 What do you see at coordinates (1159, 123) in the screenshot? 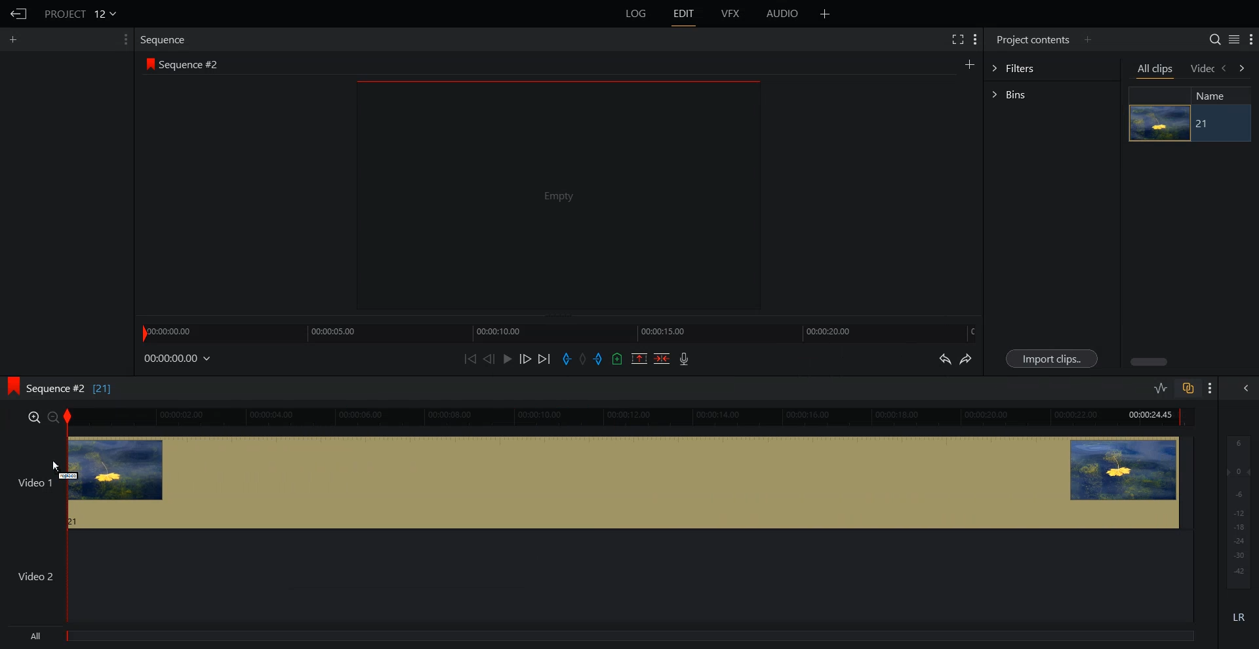
I see `image` at bounding box center [1159, 123].